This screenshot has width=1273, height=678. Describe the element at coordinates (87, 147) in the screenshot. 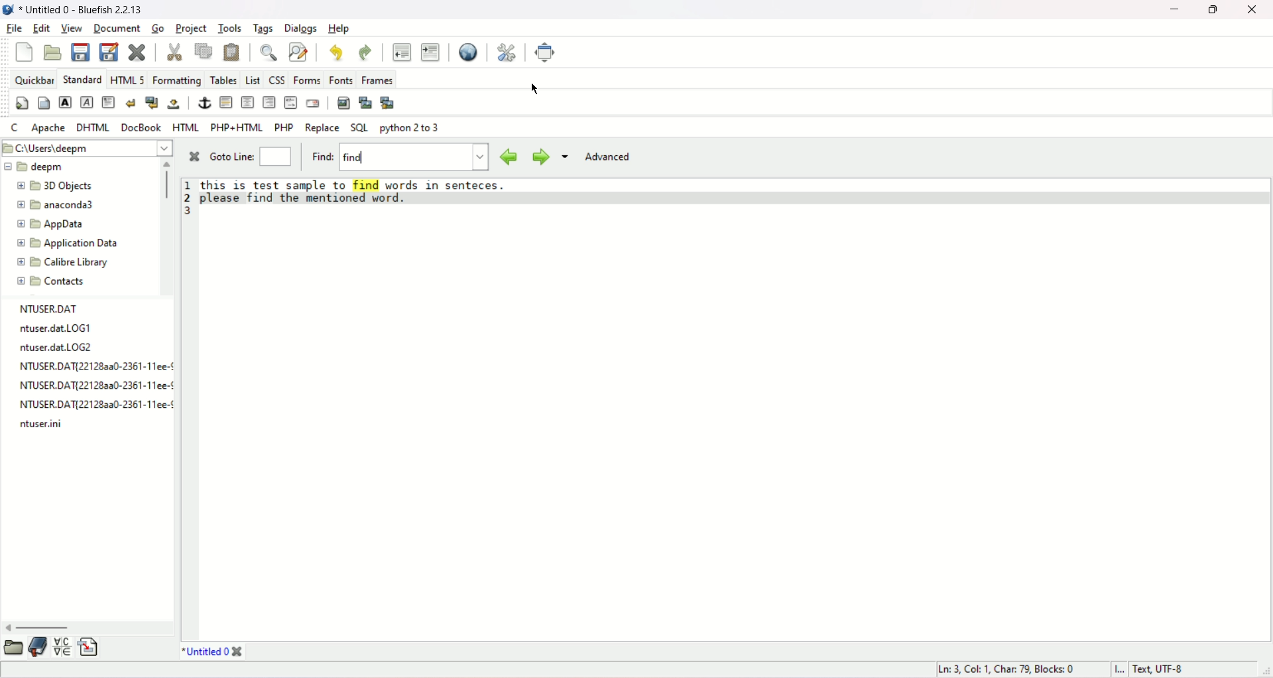

I see `c:\users\deepm` at that location.